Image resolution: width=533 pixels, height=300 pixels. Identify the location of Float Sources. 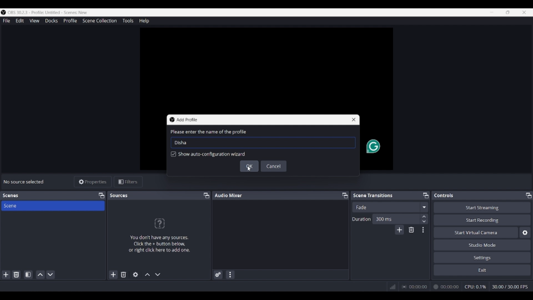
(207, 195).